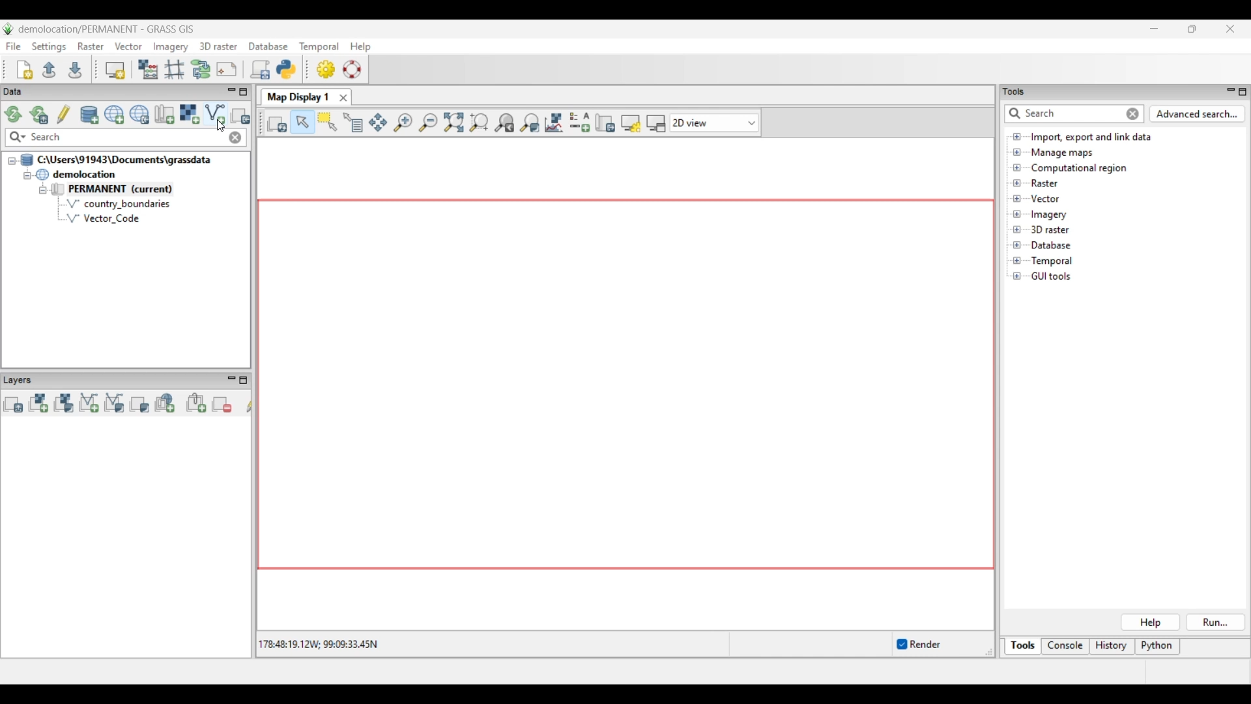  What do you see at coordinates (196, 403) in the screenshot?
I see `Add group` at bounding box center [196, 403].